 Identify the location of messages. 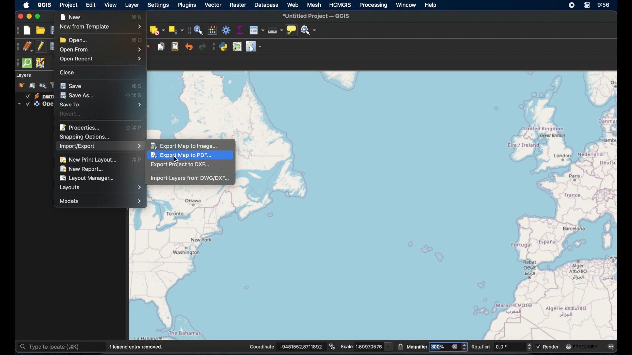
(612, 347).